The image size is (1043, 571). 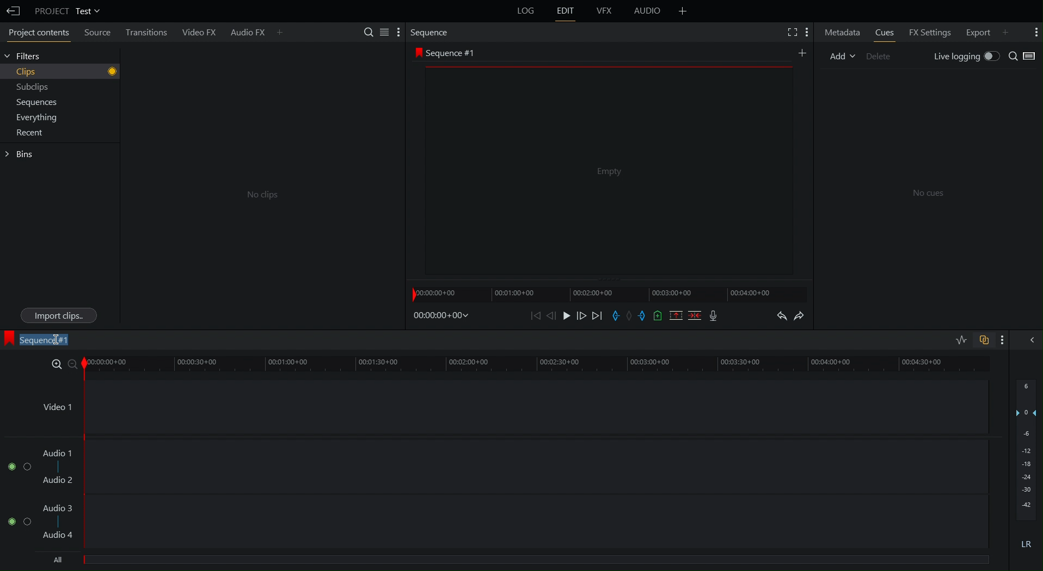 I want to click on Search, so click(x=1014, y=55).